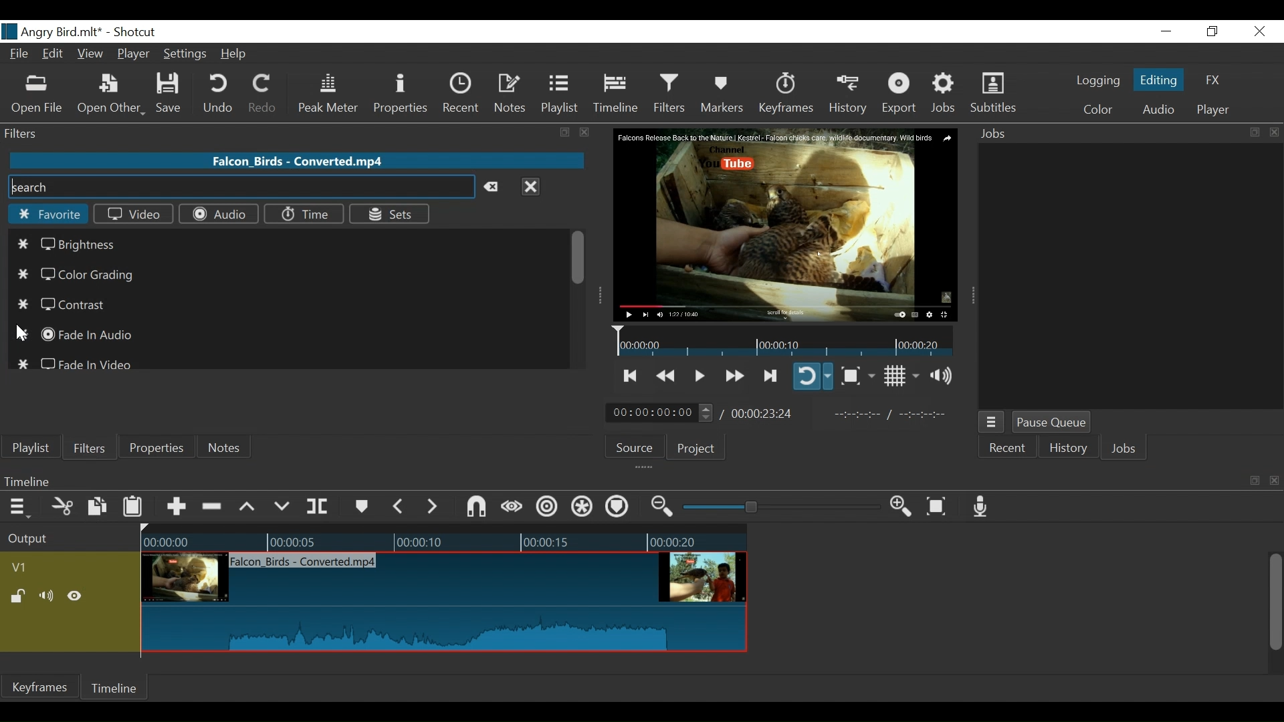 This screenshot has height=722, width=1284. I want to click on Video Track Name, so click(58, 568).